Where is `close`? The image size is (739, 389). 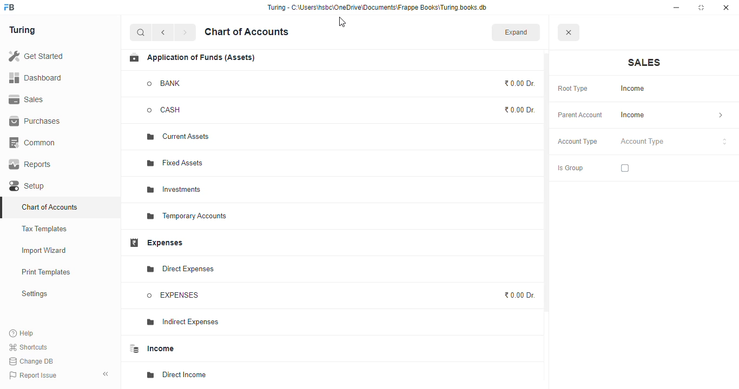
close is located at coordinates (726, 8).